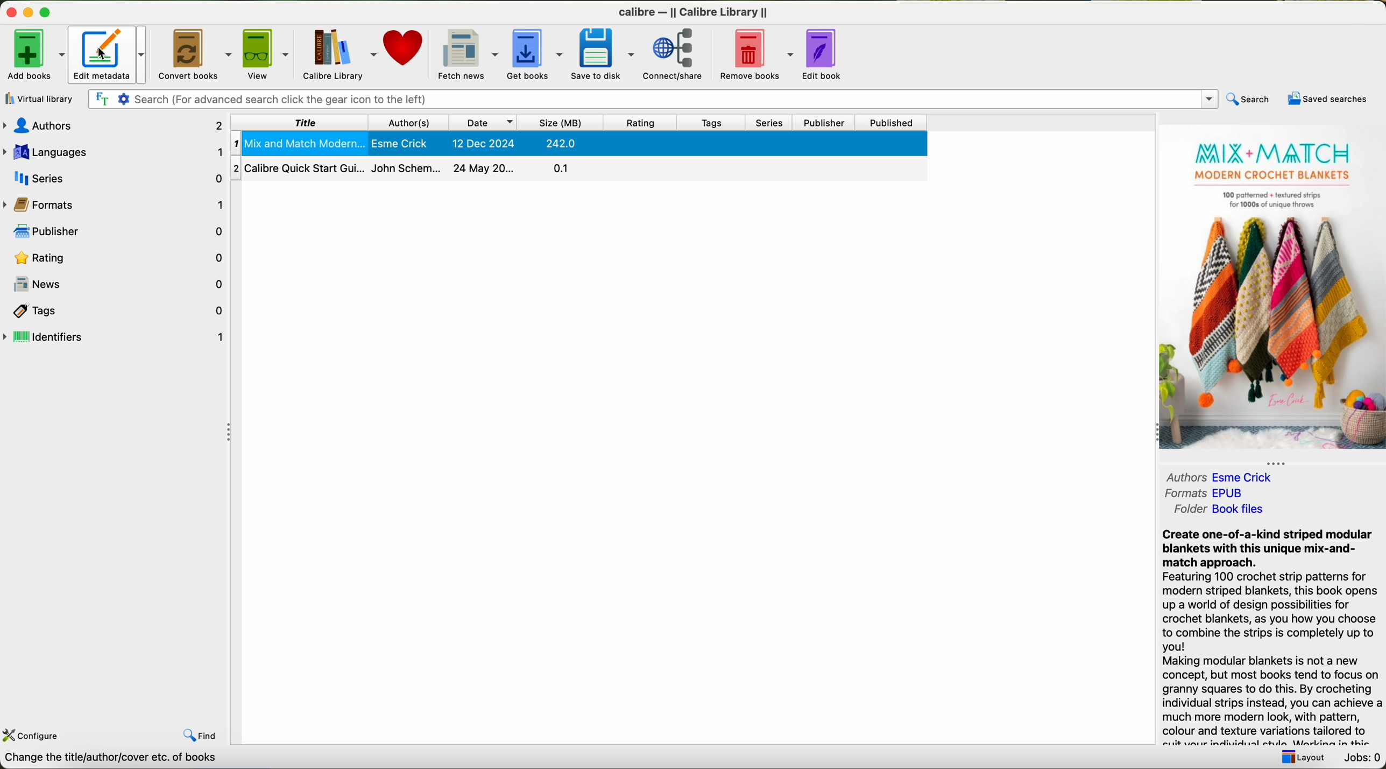  Describe the element at coordinates (30, 12) in the screenshot. I see `minimize program` at that location.